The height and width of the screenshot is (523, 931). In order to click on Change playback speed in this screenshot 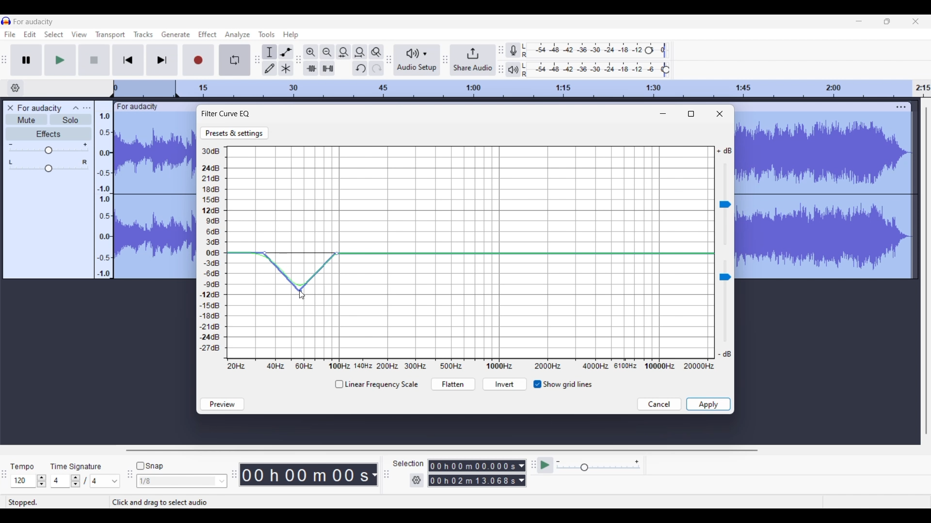, I will do `click(598, 468)`.